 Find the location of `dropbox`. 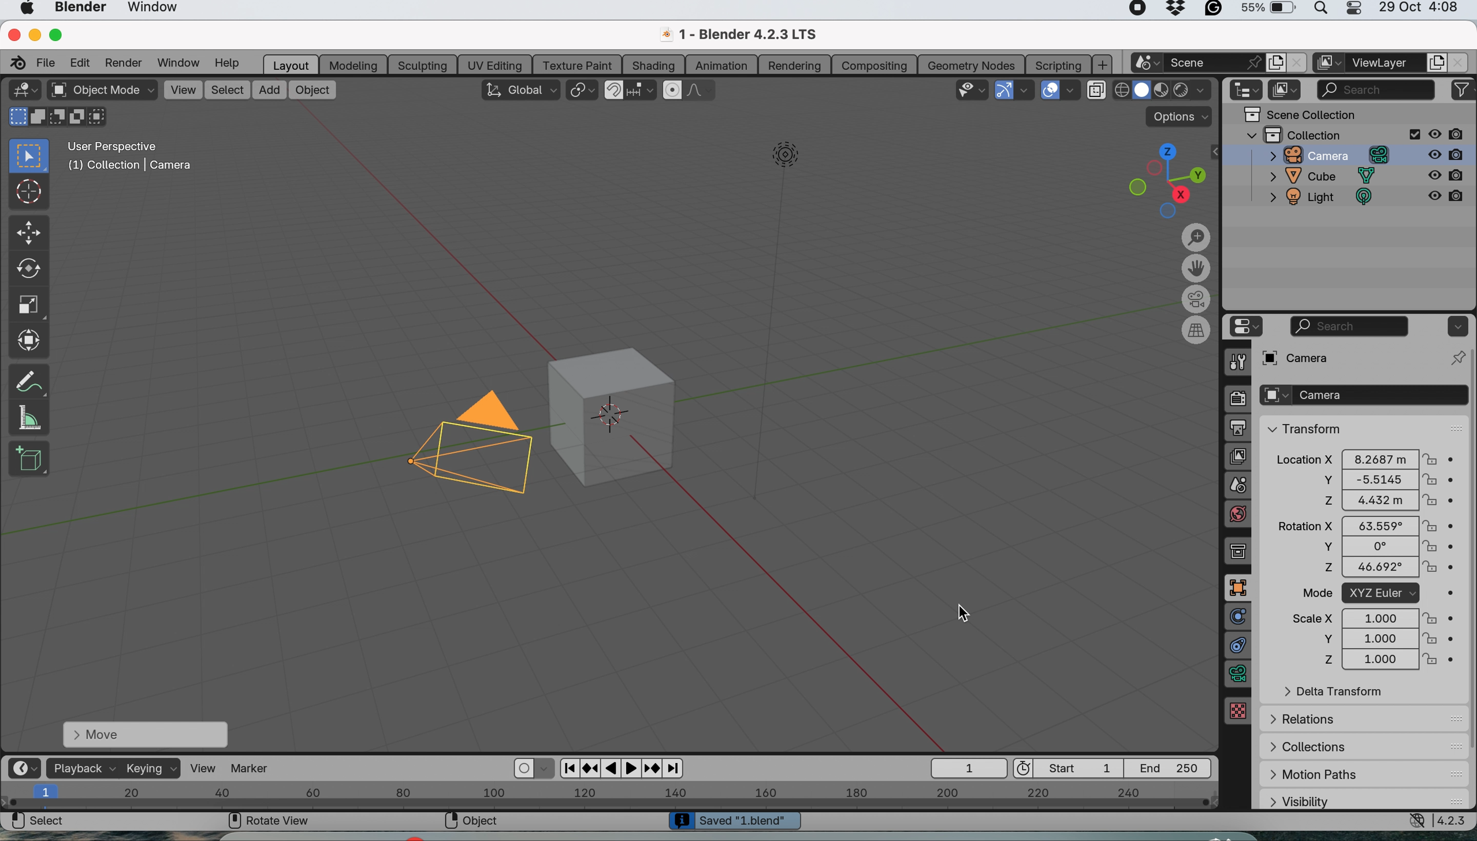

dropbox is located at coordinates (1177, 10).